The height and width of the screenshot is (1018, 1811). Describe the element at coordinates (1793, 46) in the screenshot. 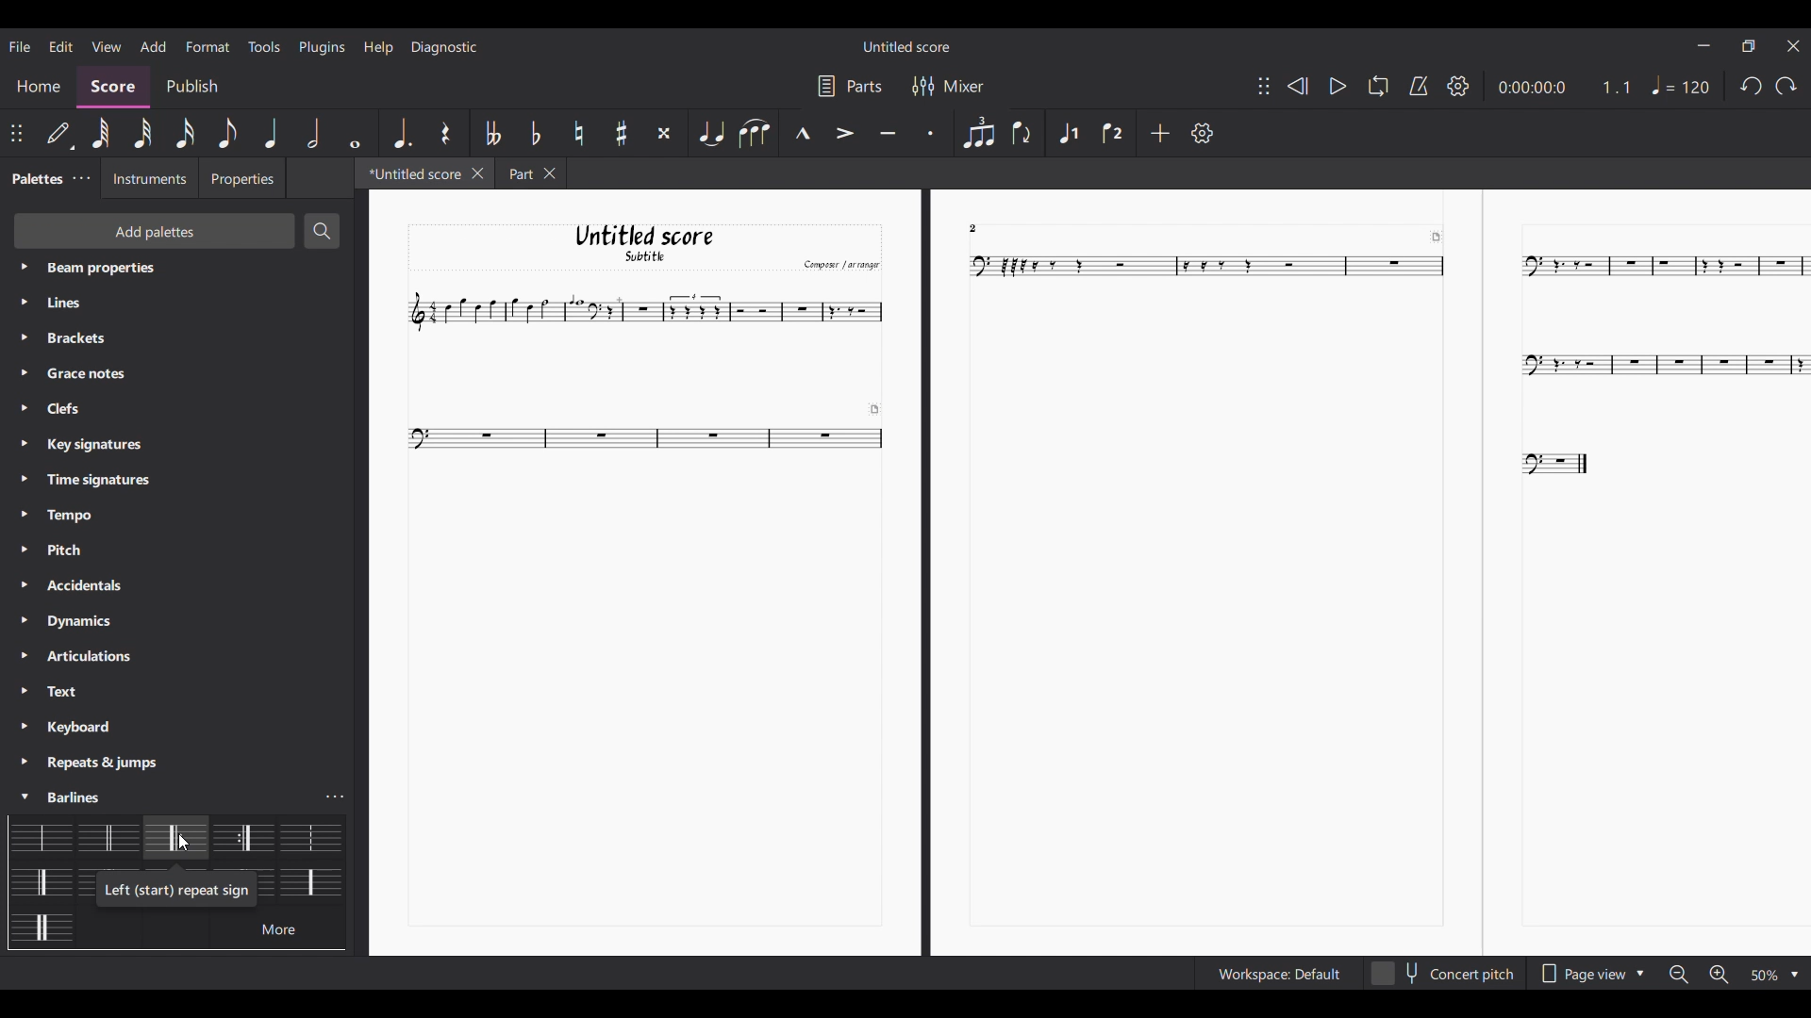

I see `Close interface` at that location.